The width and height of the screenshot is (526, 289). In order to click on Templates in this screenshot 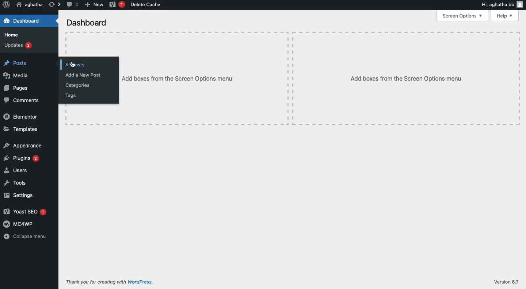, I will do `click(21, 130)`.